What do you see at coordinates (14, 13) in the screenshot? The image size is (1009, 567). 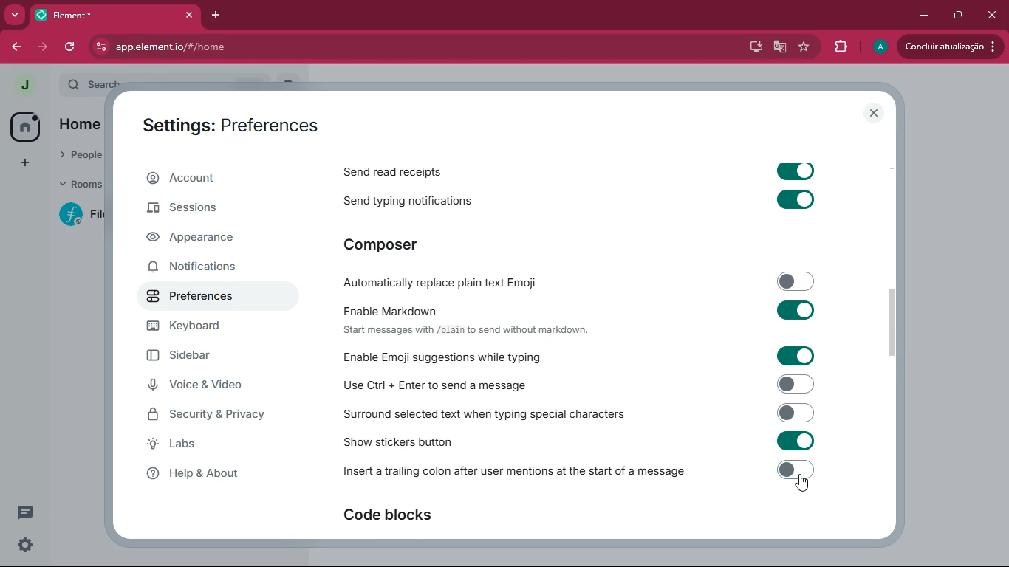 I see `more` at bounding box center [14, 13].